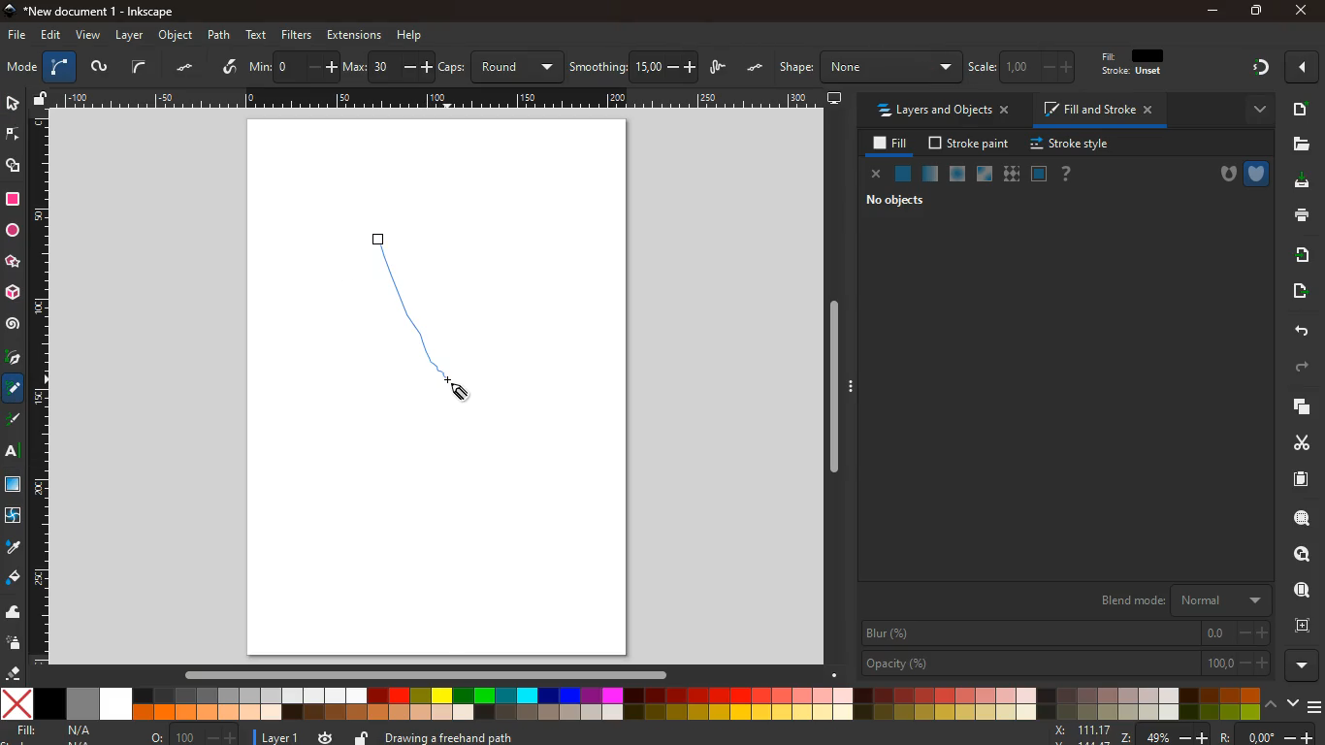 This screenshot has height=745, width=1325. I want to click on print, so click(1298, 214).